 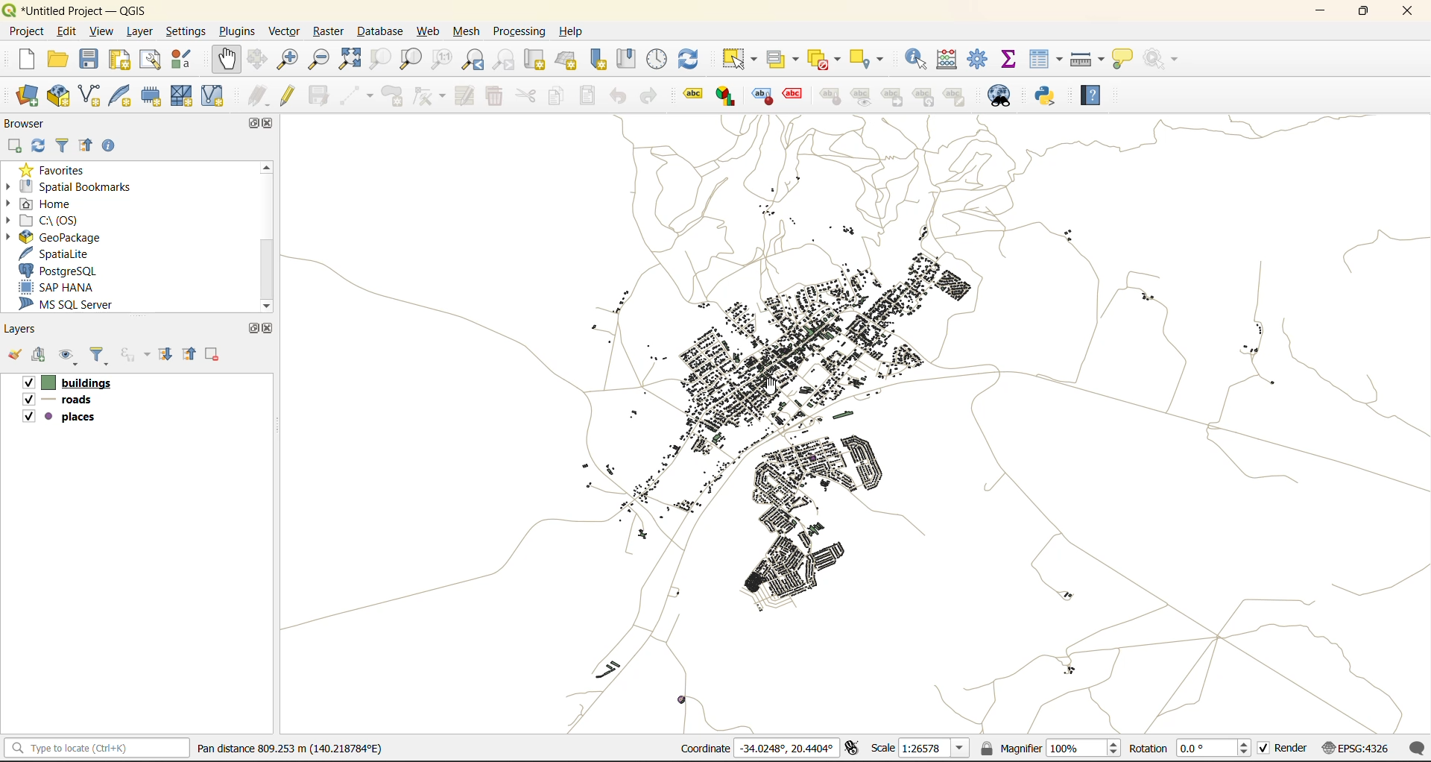 What do you see at coordinates (391, 97) in the screenshot?
I see `add polygon` at bounding box center [391, 97].